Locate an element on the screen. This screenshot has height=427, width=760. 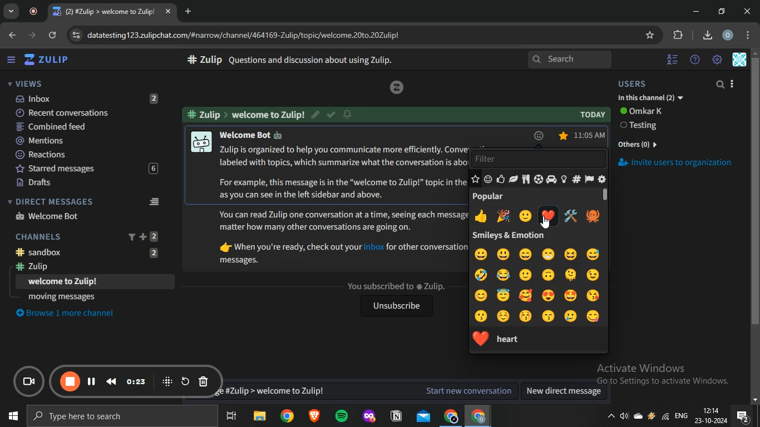
datatesting123.zulipchat.com/#narrow/channel/464169-Zulip/topic/welcome.20to.20Zulip! is located at coordinates (239, 34).